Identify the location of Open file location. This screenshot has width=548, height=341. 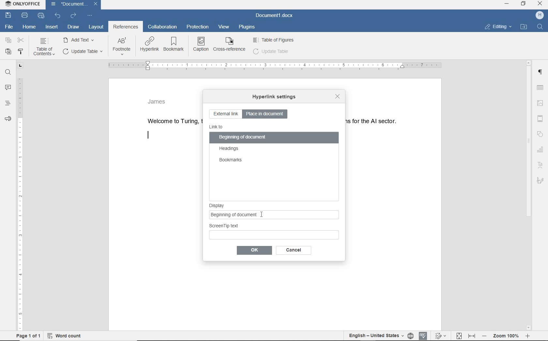
(526, 25).